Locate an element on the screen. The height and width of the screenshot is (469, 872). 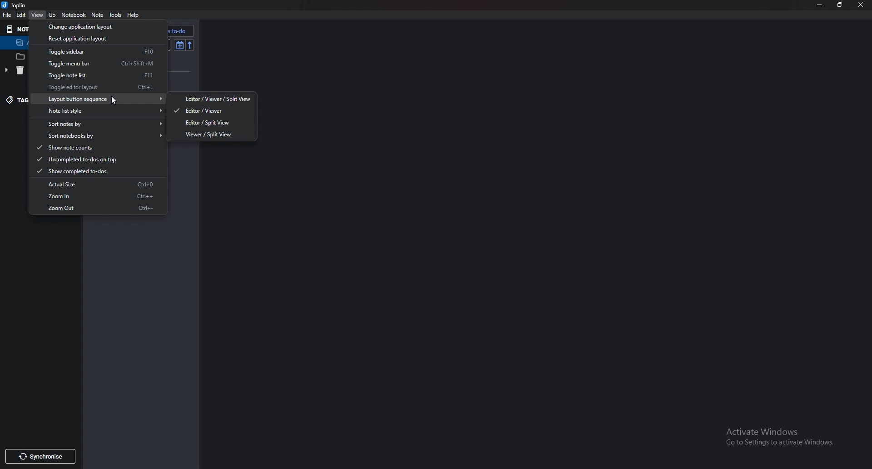
File is located at coordinates (7, 16).